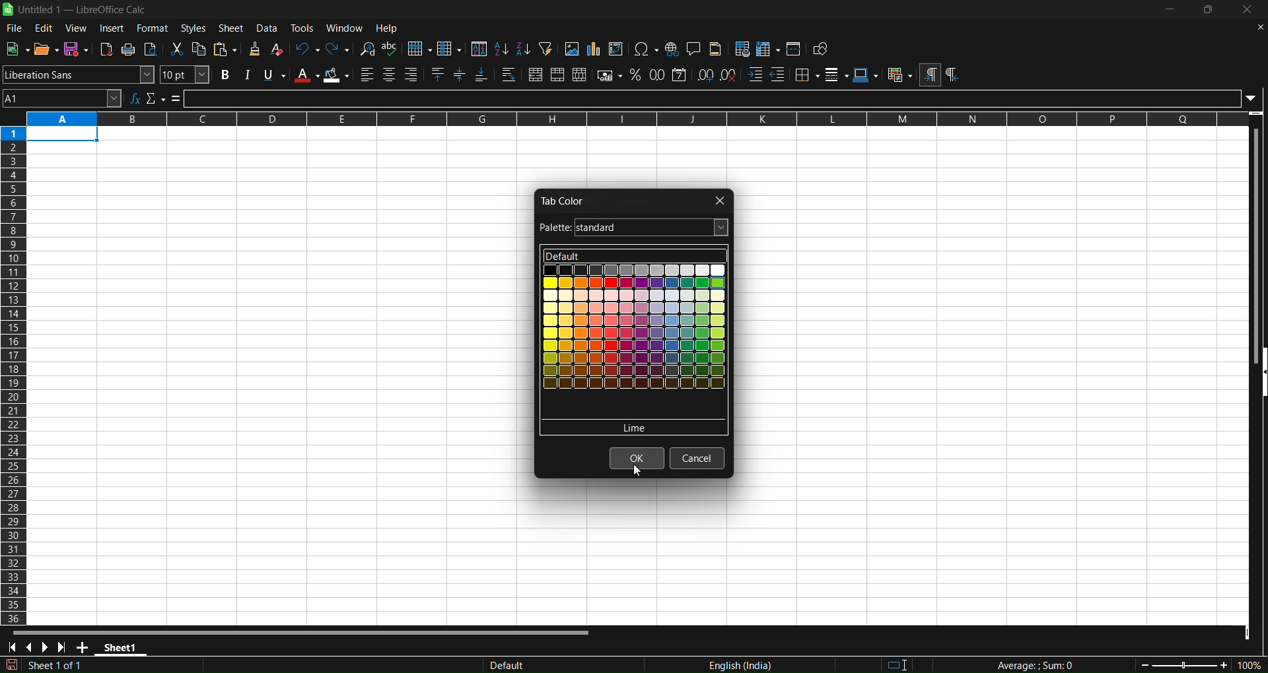 The height and width of the screenshot is (673, 1268). What do you see at coordinates (246, 75) in the screenshot?
I see `italic` at bounding box center [246, 75].